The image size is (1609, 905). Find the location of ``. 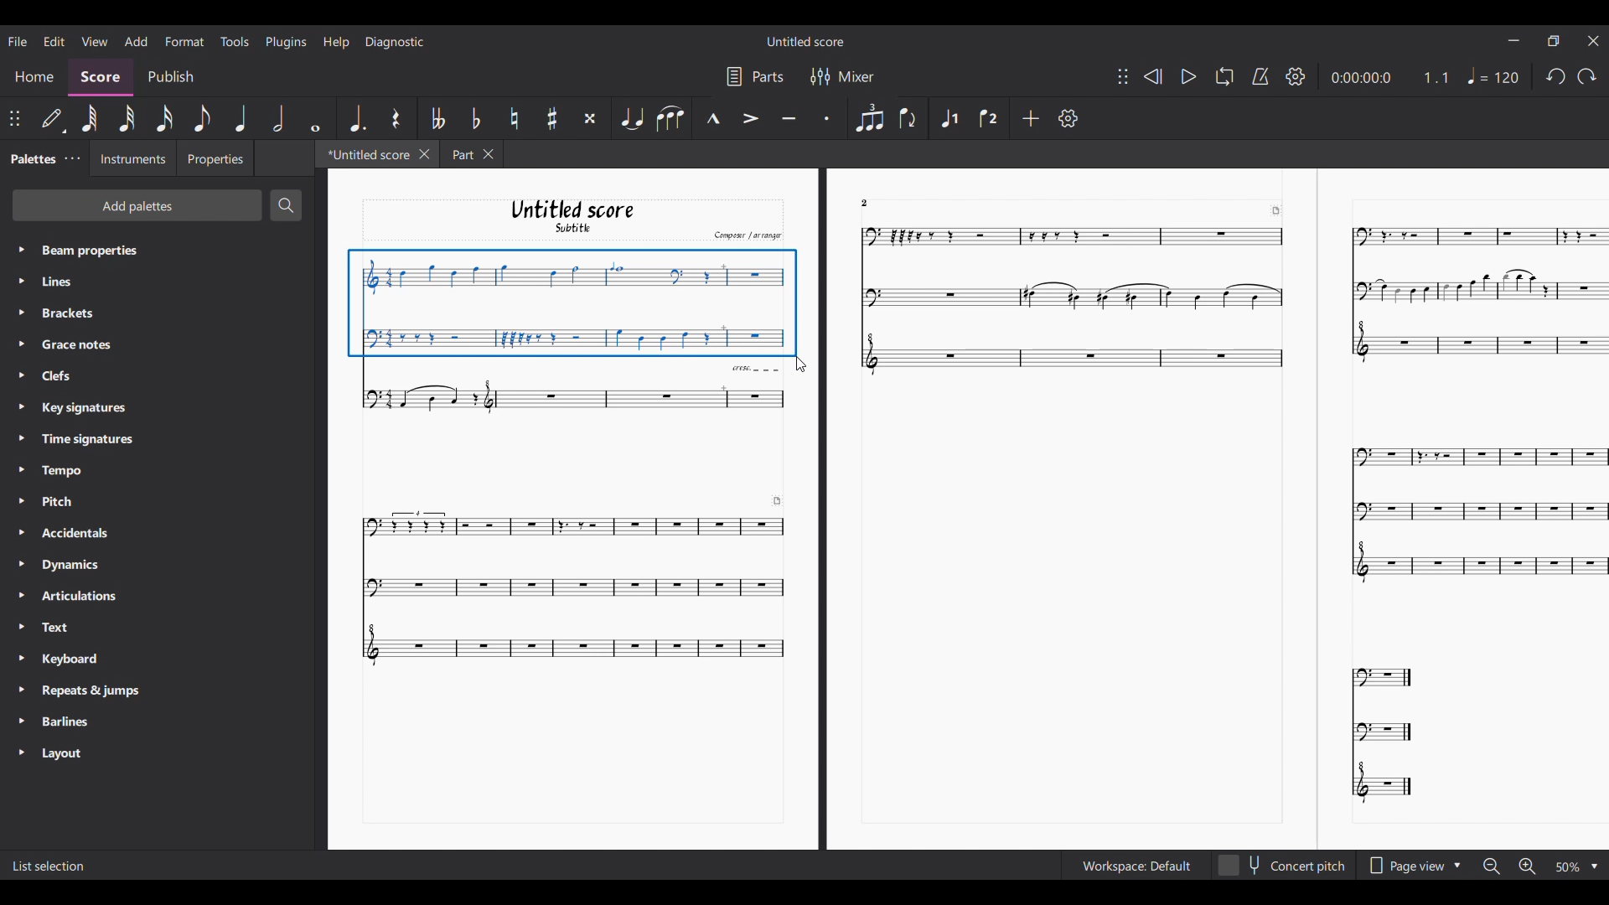

 is located at coordinates (1378, 781).